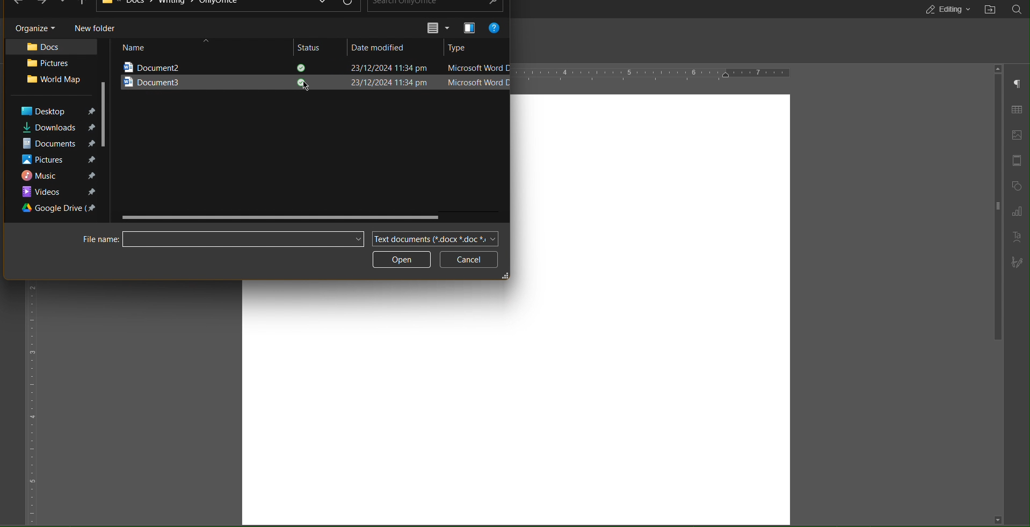 Image resolution: width=1030 pixels, height=527 pixels. What do you see at coordinates (282, 217) in the screenshot?
I see `Scrollbar` at bounding box center [282, 217].